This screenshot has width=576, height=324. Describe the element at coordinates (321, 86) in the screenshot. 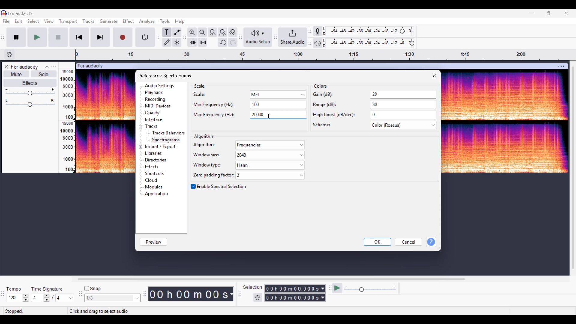

I see `Section title` at that location.